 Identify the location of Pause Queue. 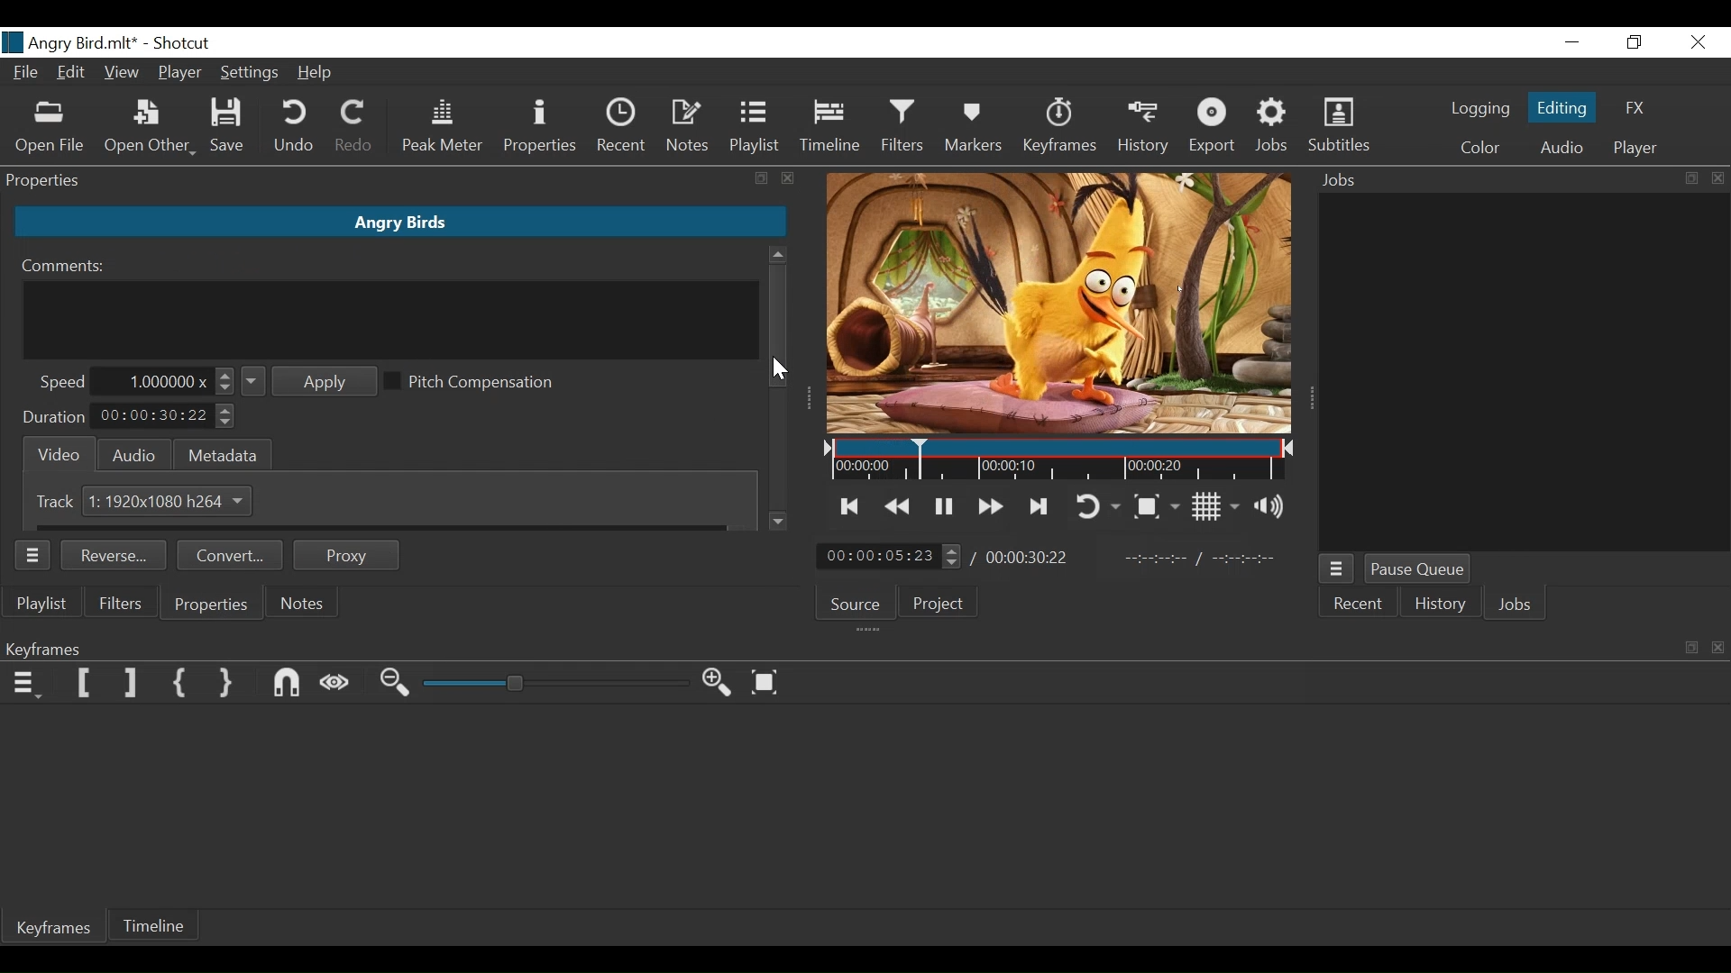
(1418, 569).